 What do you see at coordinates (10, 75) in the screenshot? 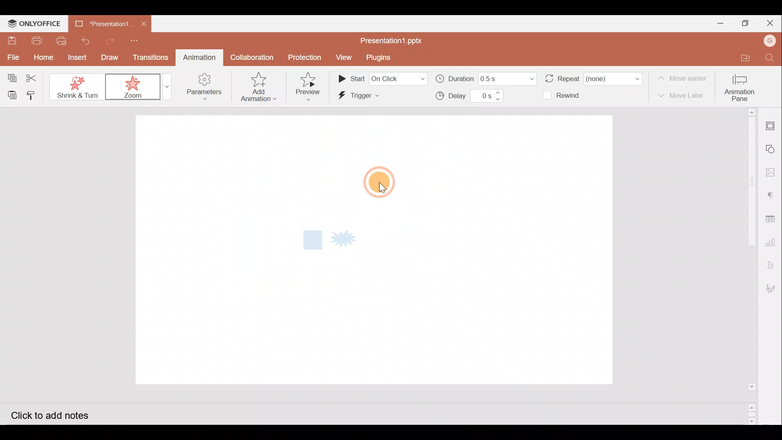
I see `Copy` at bounding box center [10, 75].